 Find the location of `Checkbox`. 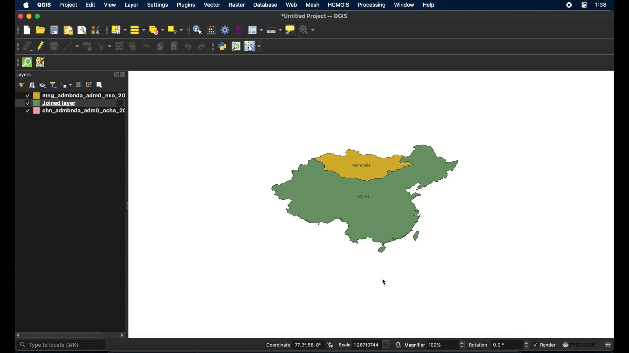

Checkbox is located at coordinates (25, 111).